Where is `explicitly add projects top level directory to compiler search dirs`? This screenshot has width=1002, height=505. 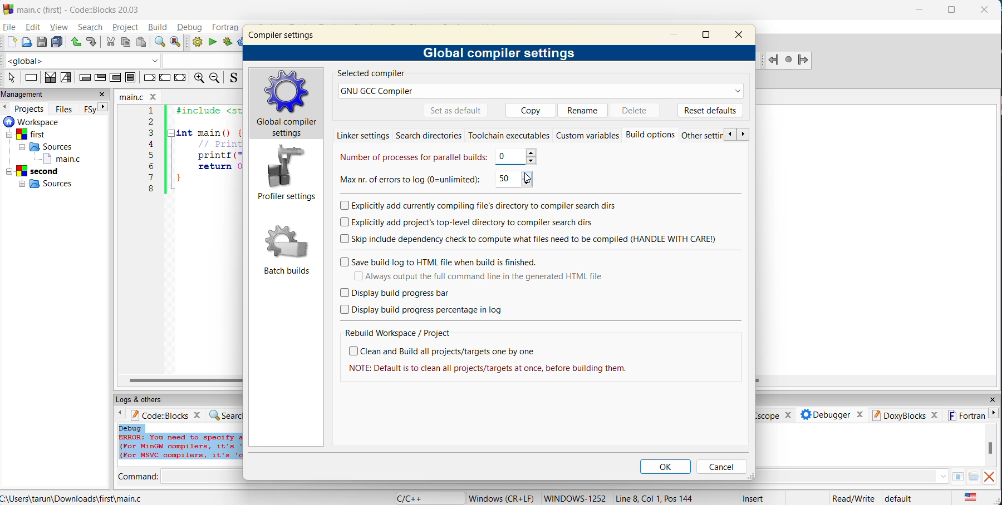 explicitly add projects top level directory to compiler search dirs is located at coordinates (485, 224).